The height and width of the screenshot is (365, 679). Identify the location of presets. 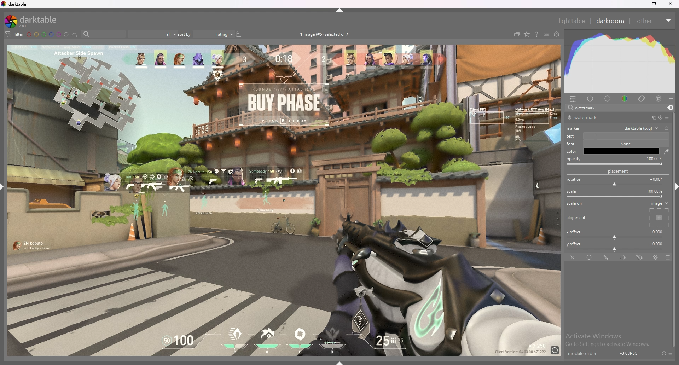
(667, 117).